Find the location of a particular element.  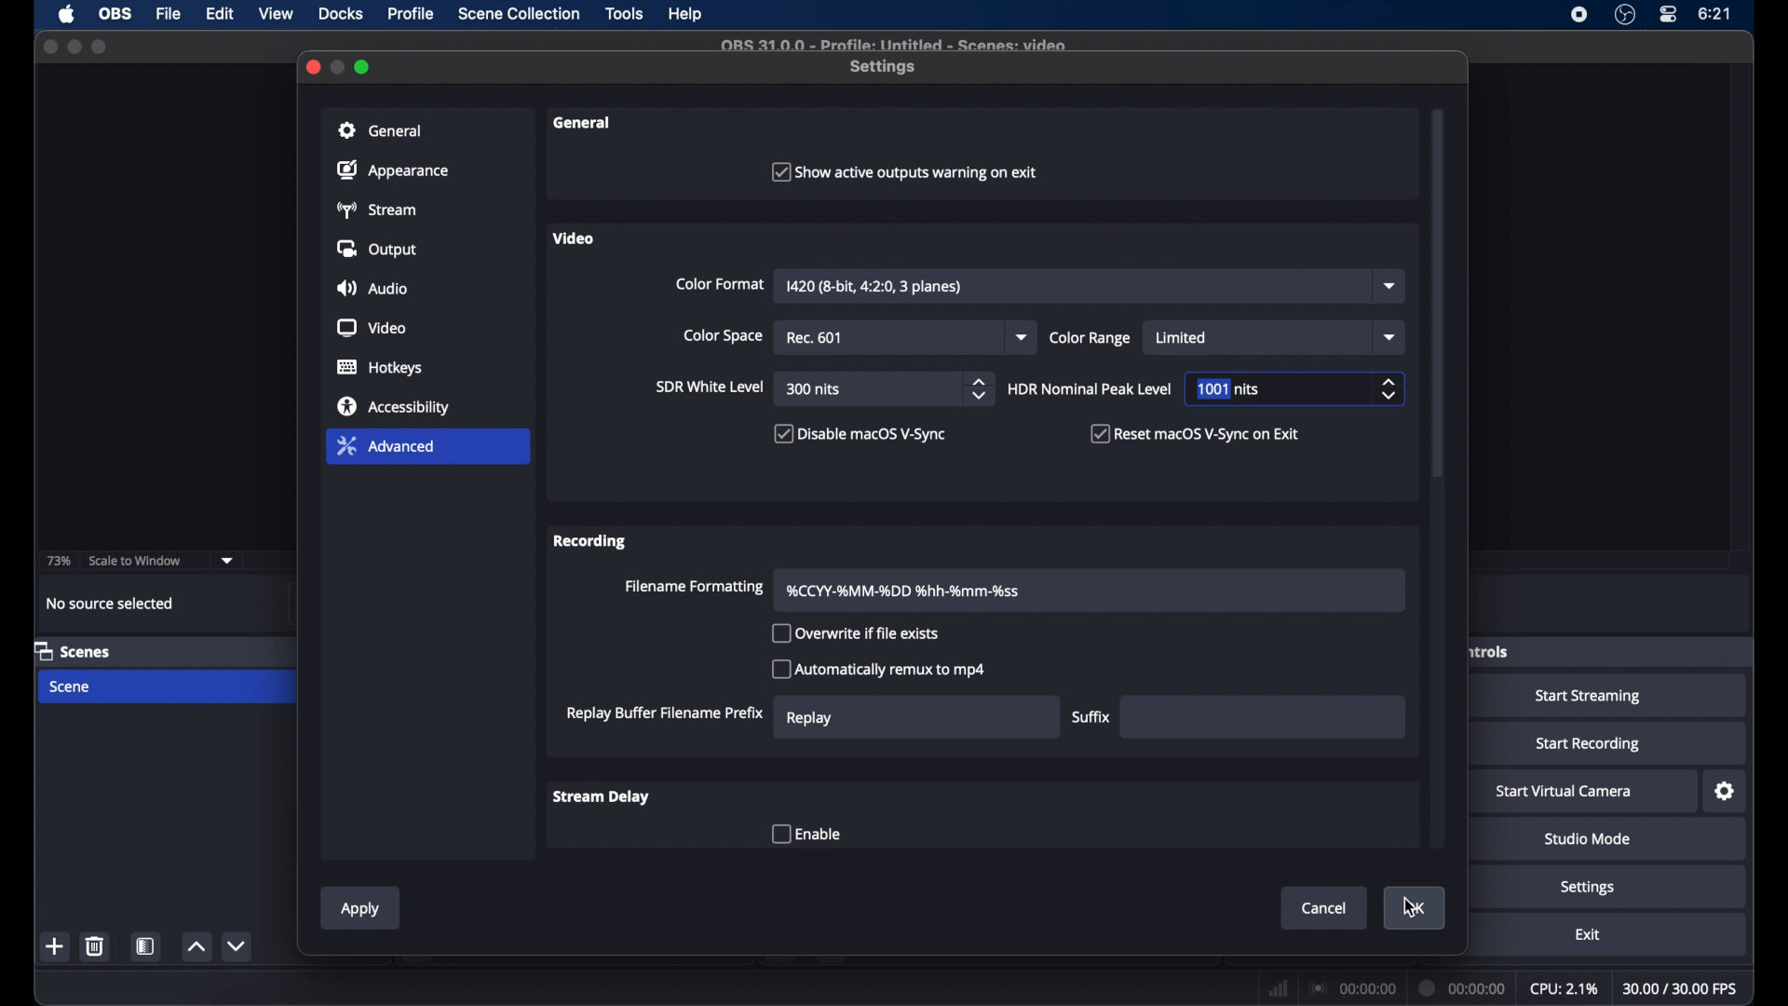

close is located at coordinates (49, 46).